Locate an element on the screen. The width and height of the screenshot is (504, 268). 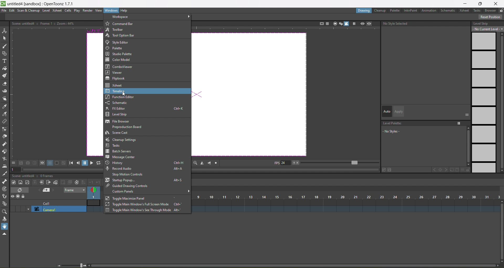
record audio is located at coordinates (148, 169).